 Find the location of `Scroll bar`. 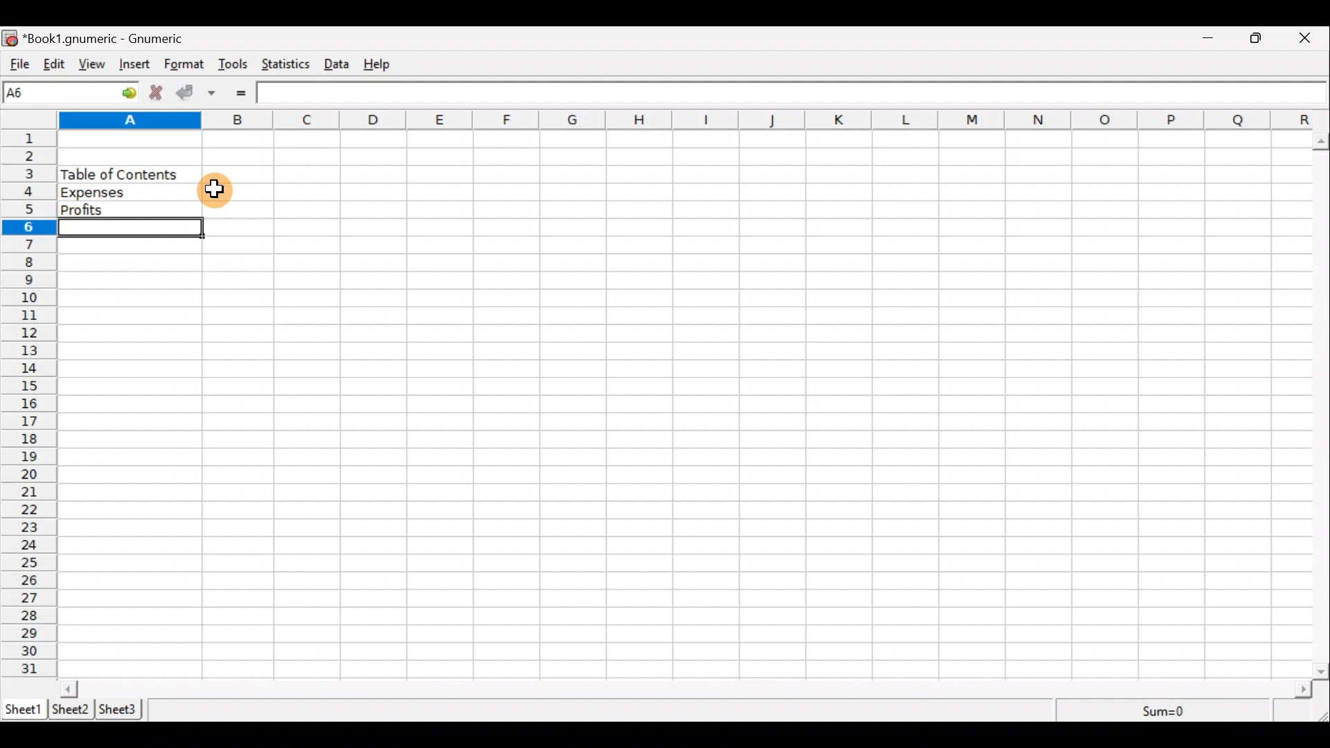

Scroll bar is located at coordinates (1322, 403).